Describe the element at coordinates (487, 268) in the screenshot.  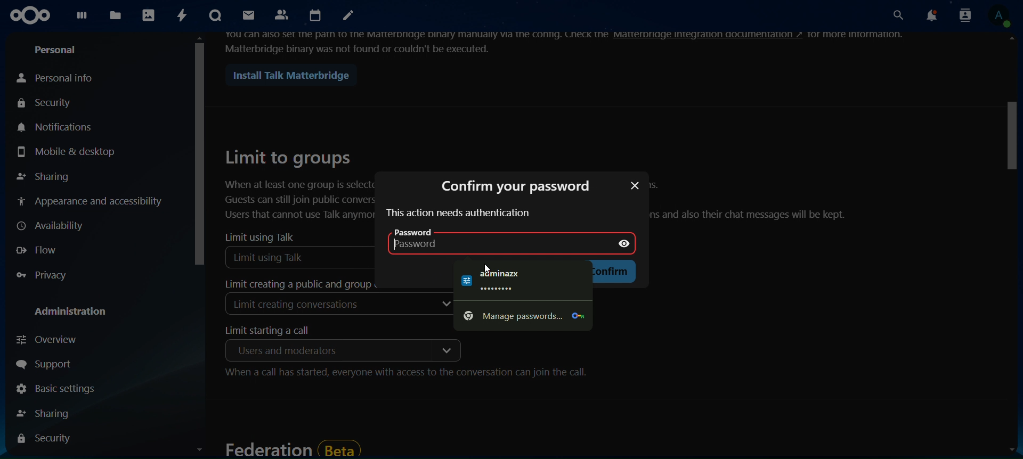
I see `cursor` at that location.